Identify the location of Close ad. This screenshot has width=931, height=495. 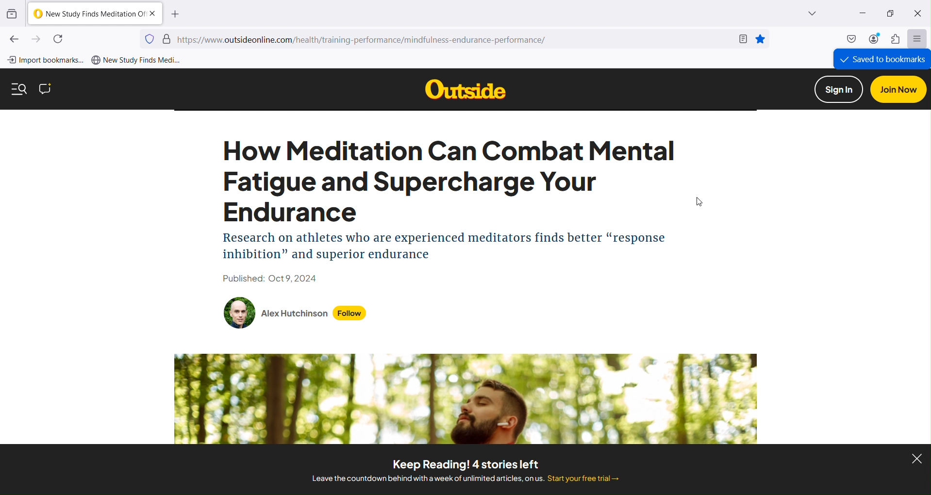
(916, 458).